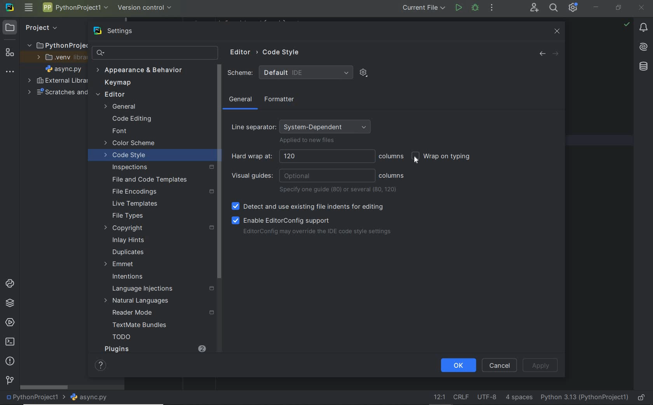 Image resolution: width=653 pixels, height=405 pixels. I want to click on code with me, so click(534, 9).